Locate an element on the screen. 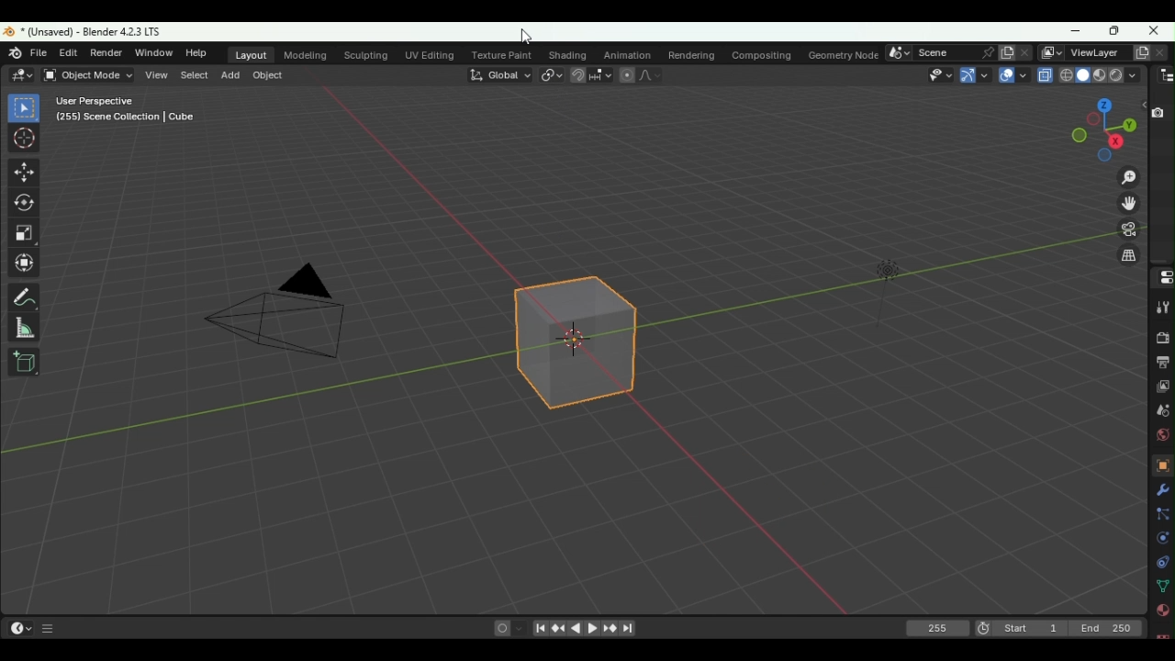  Viewport shading: Material preview is located at coordinates (1100, 75).